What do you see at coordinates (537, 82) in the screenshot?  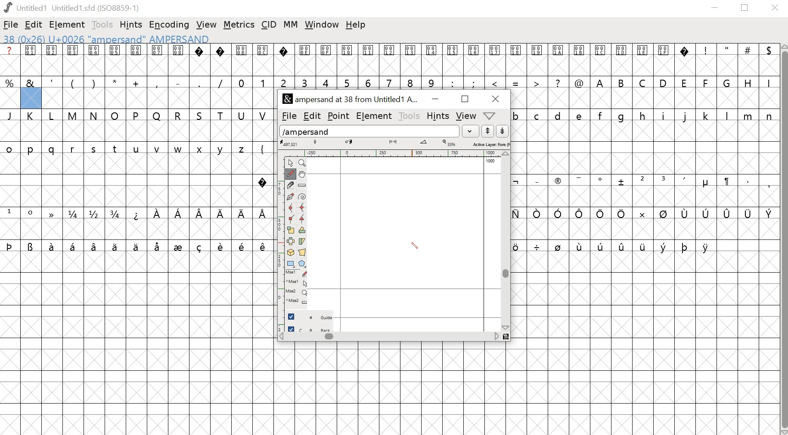 I see `>` at bounding box center [537, 82].